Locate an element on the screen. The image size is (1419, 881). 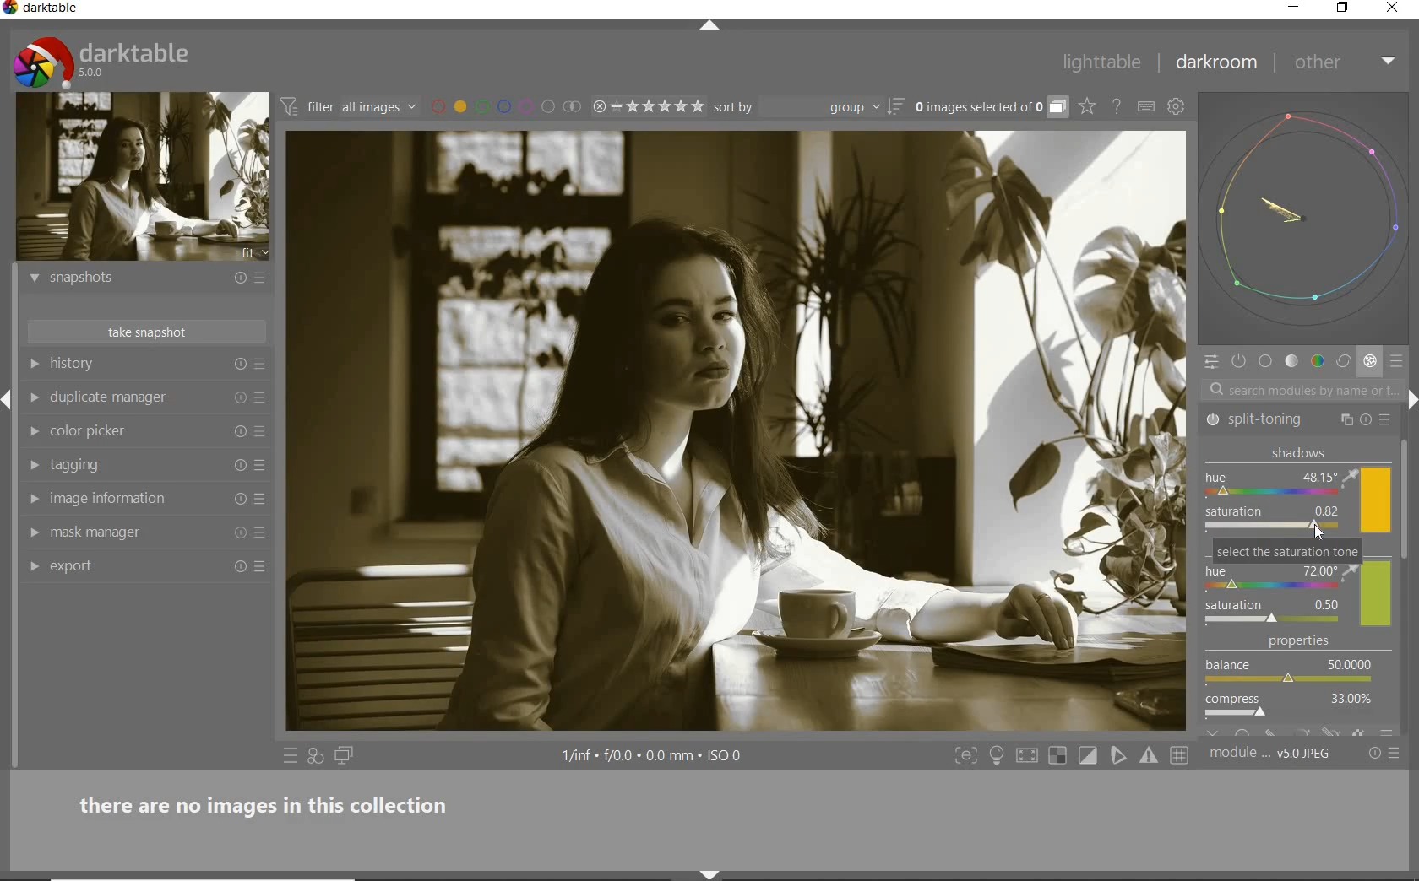
presets is located at coordinates (1388, 420).